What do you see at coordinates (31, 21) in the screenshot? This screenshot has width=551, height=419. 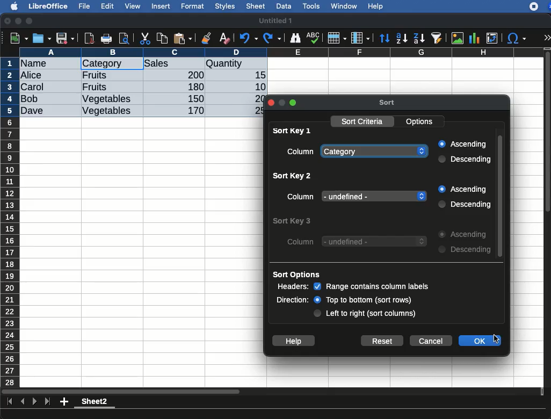 I see `maximize` at bounding box center [31, 21].